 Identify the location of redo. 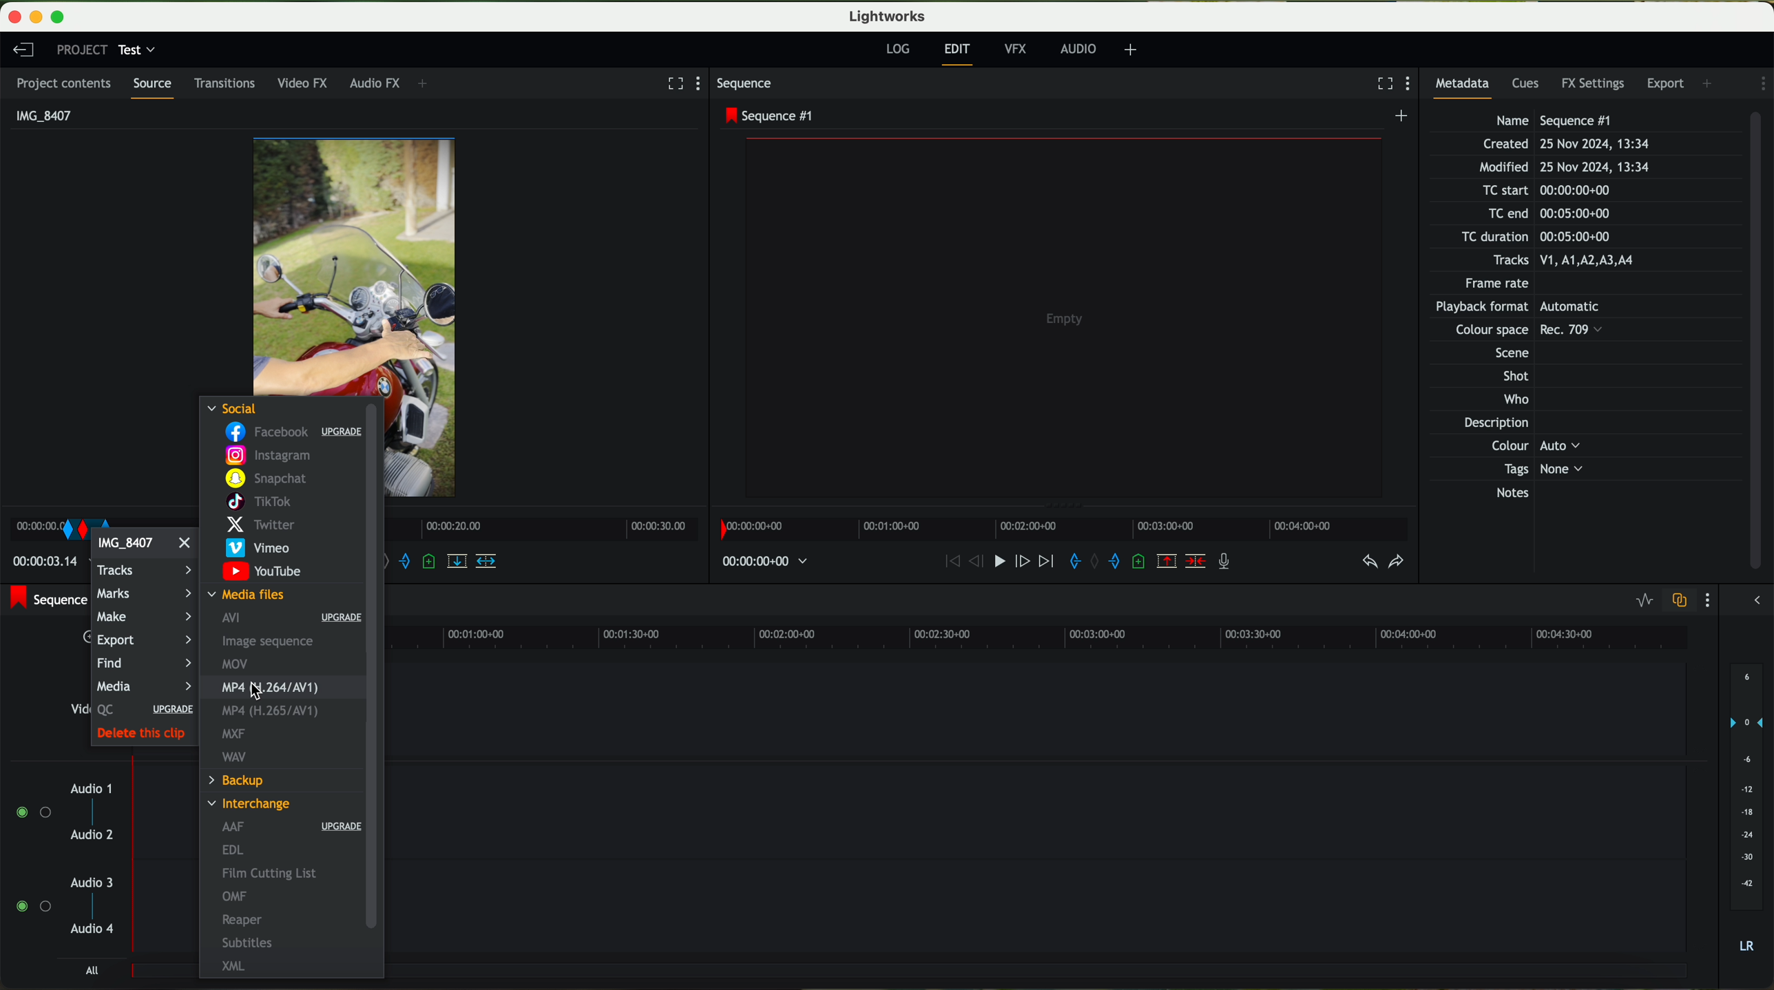
(1396, 563).